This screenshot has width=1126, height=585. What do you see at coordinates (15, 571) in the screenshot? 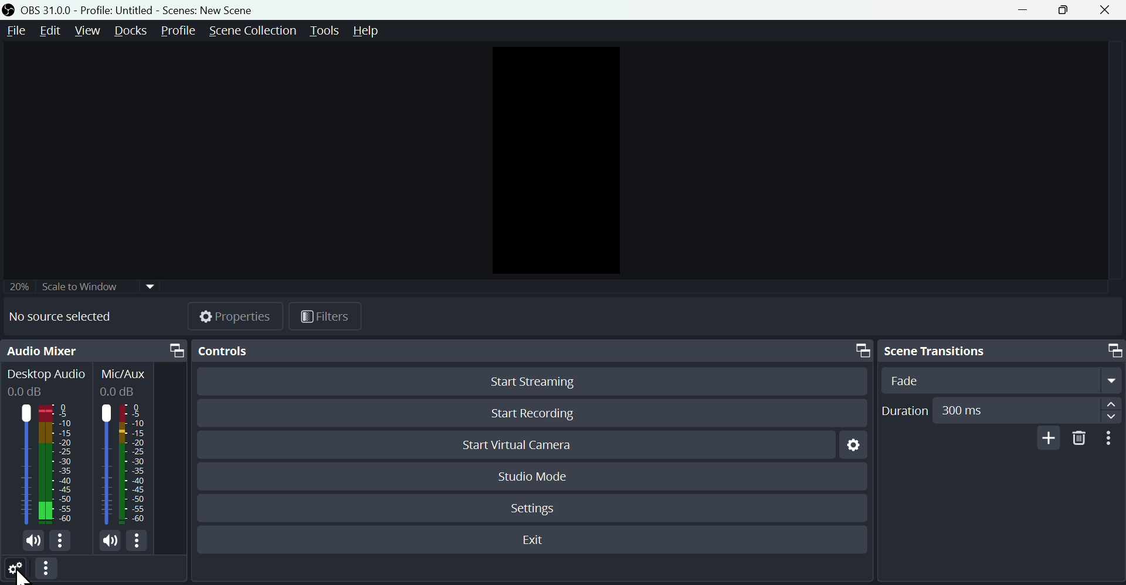
I see `Settings` at bounding box center [15, 571].